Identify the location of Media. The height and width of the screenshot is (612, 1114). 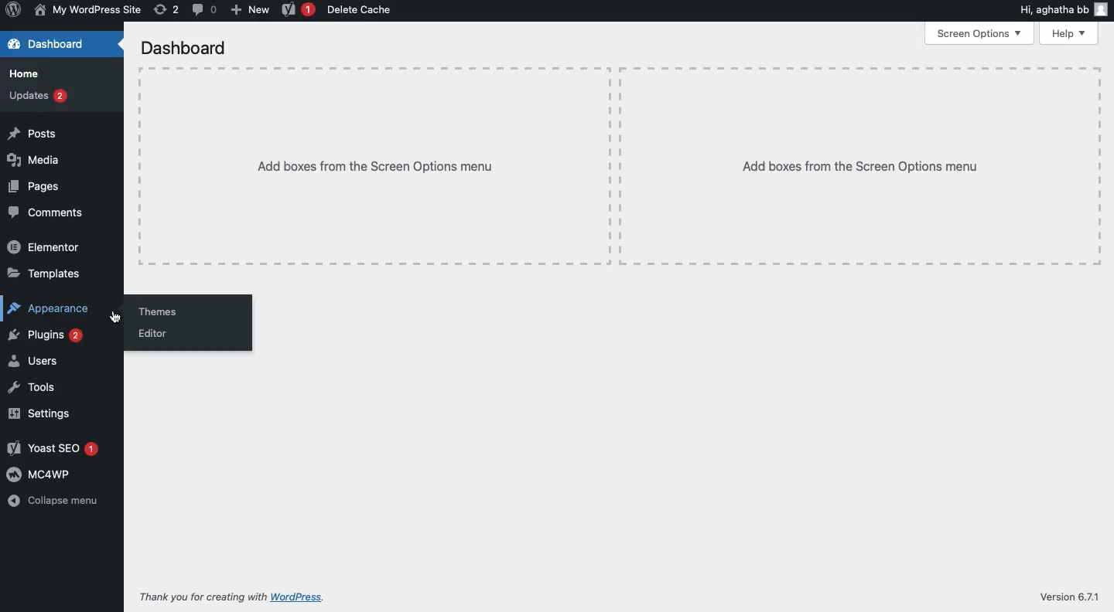
(38, 161).